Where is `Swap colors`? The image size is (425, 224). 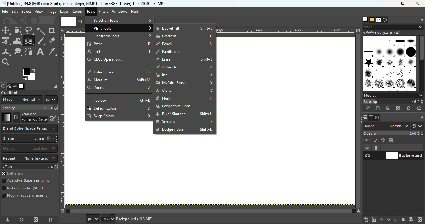 Swap colors is located at coordinates (118, 116).